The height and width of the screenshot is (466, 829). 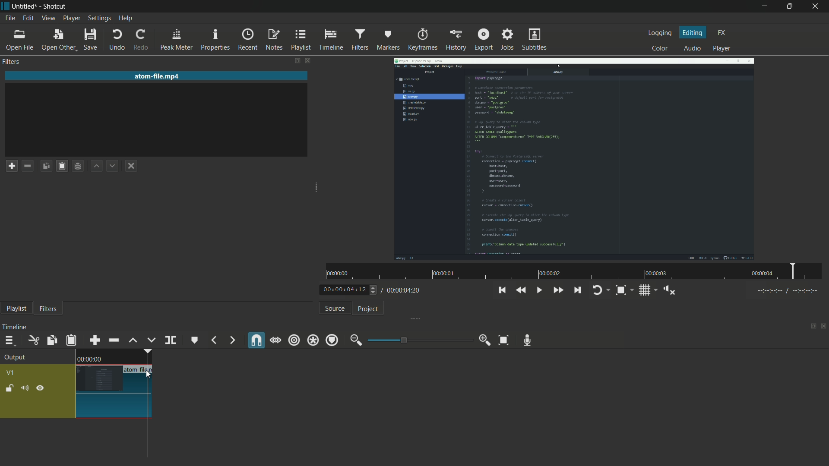 I want to click on playlist, so click(x=299, y=39).